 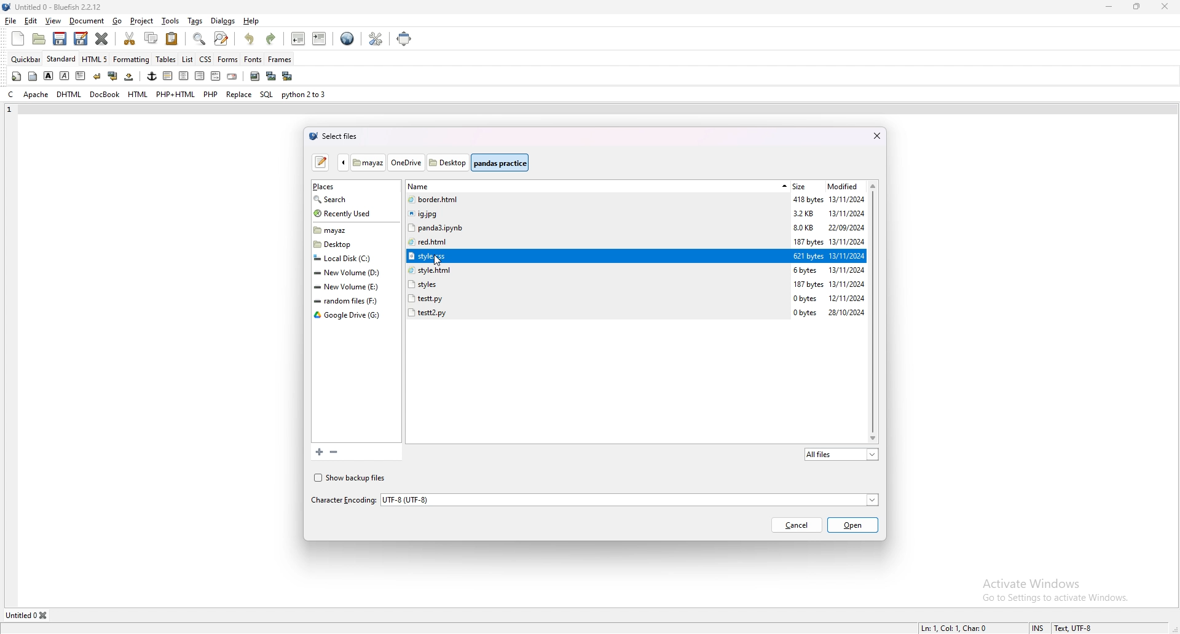 I want to click on html comment, so click(x=216, y=76).